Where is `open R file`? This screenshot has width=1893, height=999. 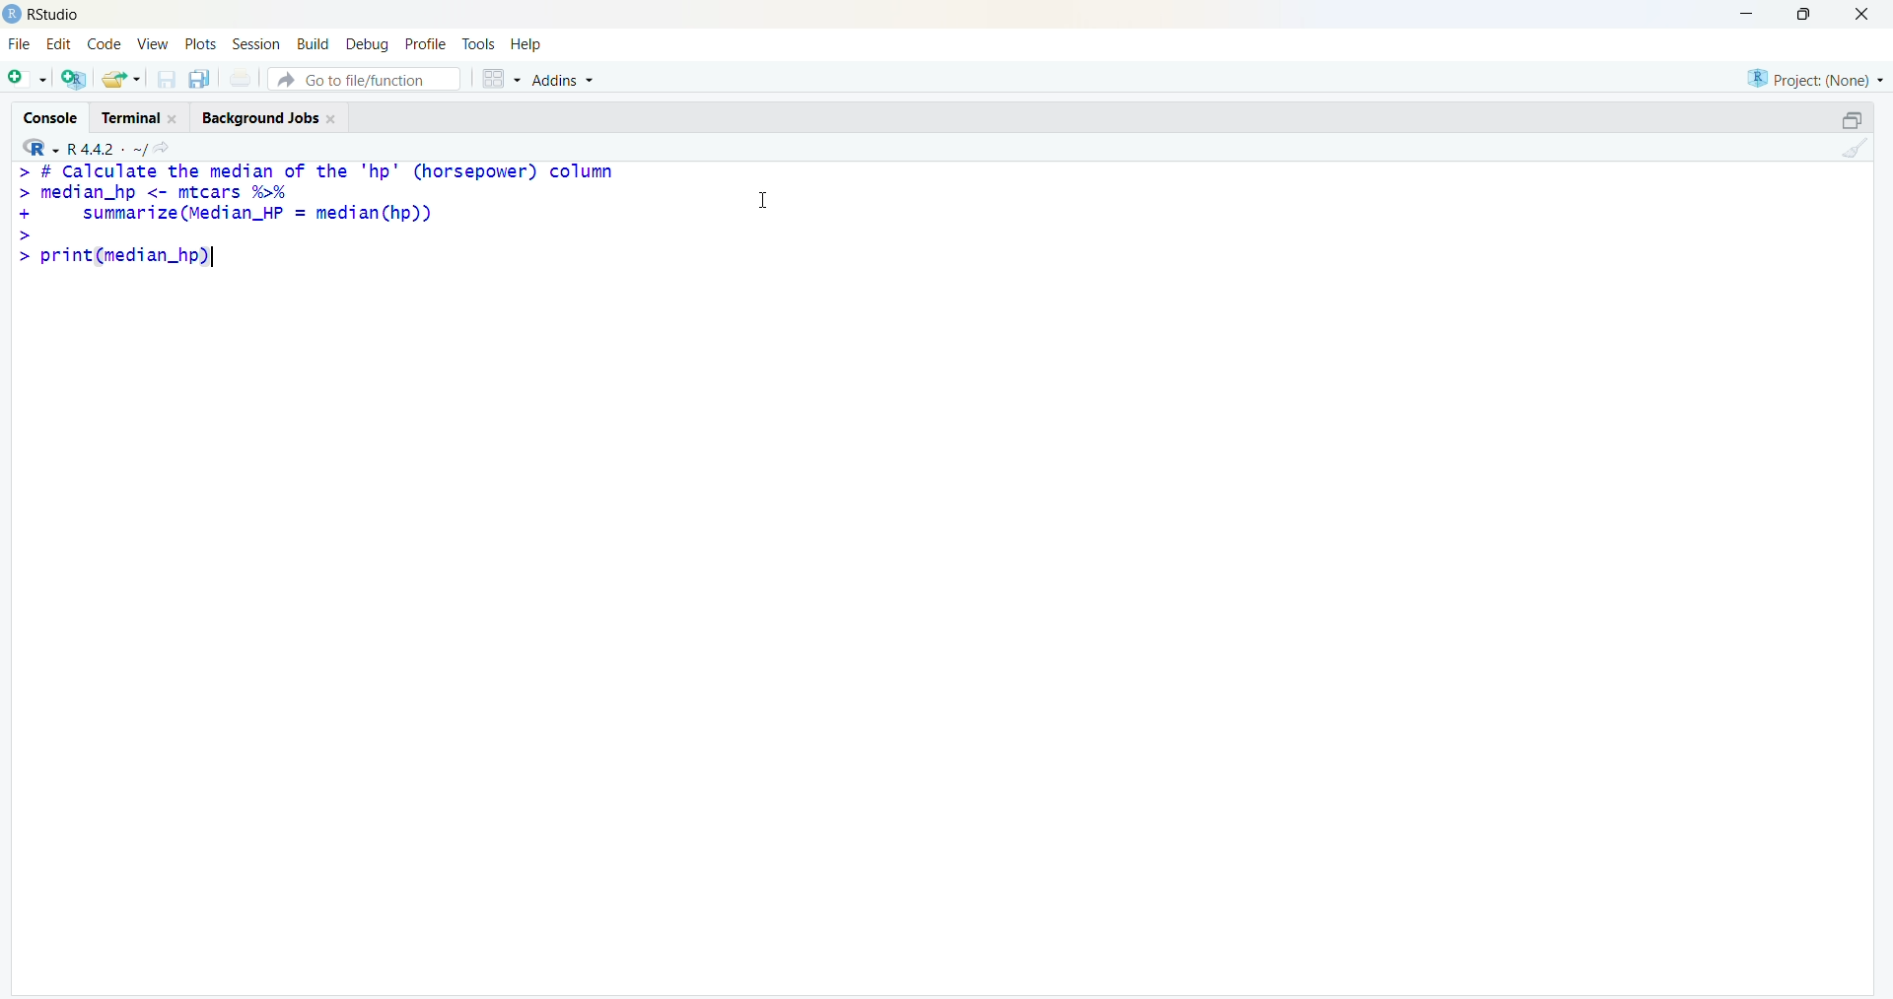
open R file is located at coordinates (73, 80).